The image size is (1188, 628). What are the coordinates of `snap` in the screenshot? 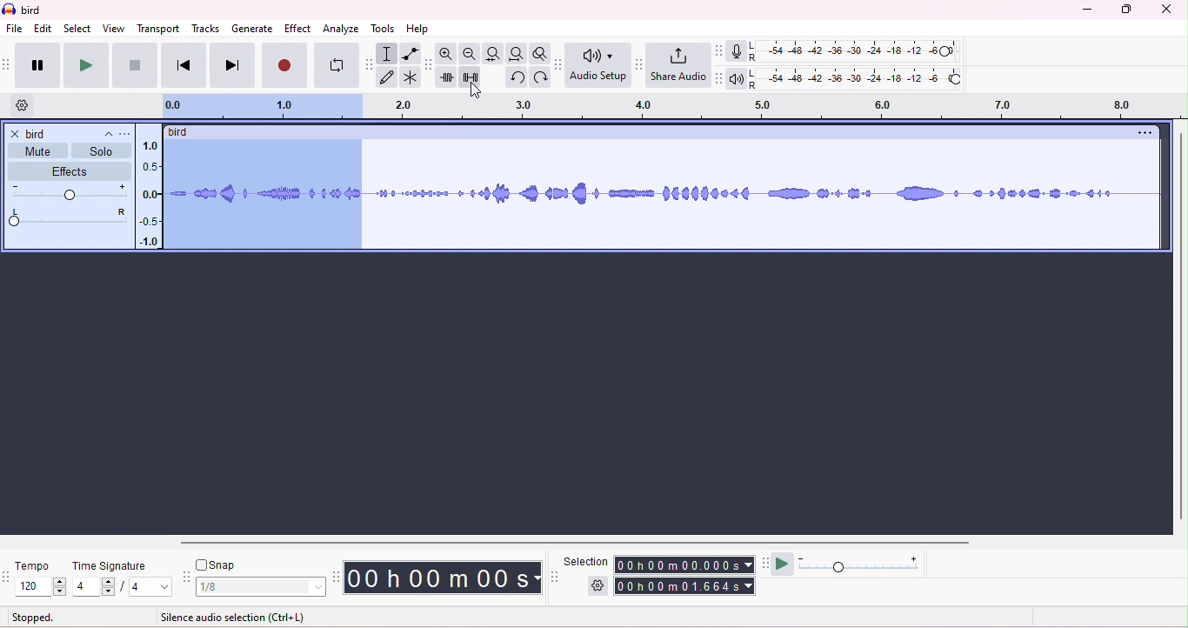 It's located at (217, 564).